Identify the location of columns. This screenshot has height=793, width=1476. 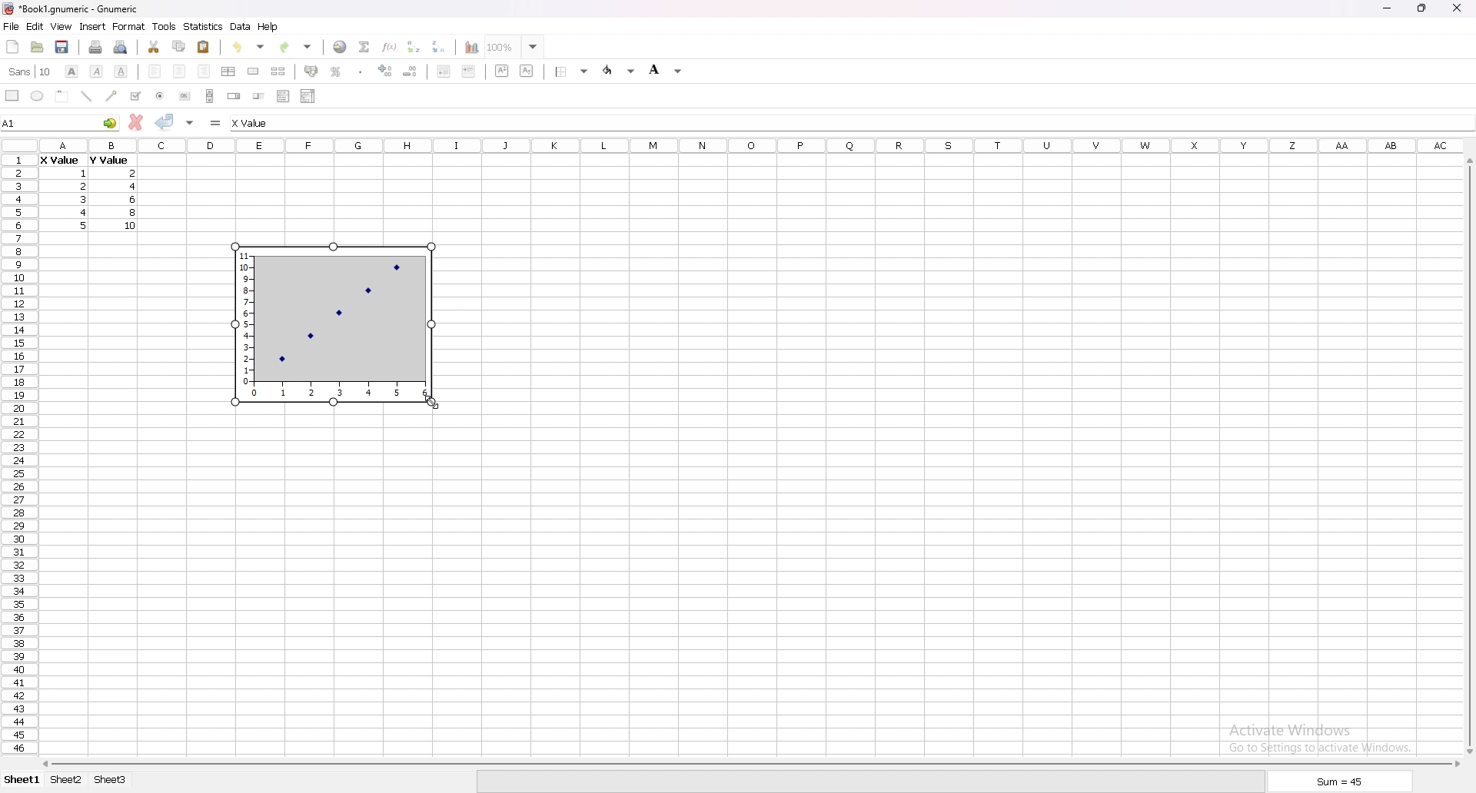
(752, 144).